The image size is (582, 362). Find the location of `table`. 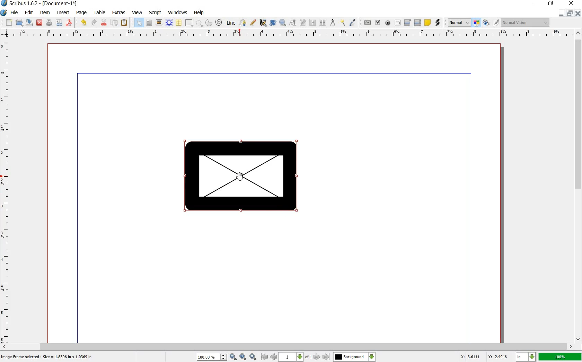

table is located at coordinates (100, 13).